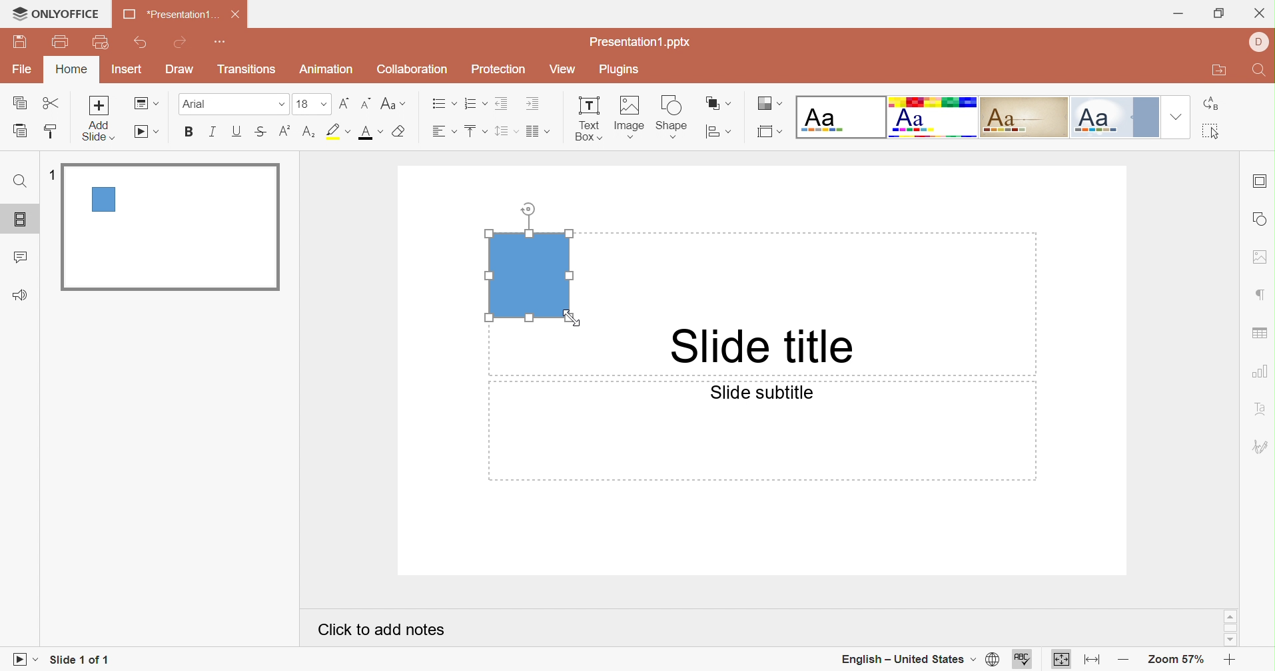 The image size is (1275, 671). Describe the element at coordinates (171, 226) in the screenshot. I see `Slide` at that location.